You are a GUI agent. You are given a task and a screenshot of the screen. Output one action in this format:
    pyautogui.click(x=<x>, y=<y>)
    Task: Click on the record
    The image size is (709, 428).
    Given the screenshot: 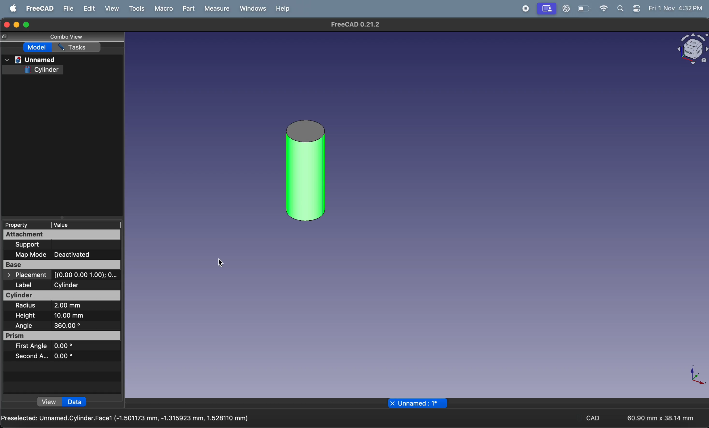 What is the action you would take?
    pyautogui.click(x=547, y=9)
    